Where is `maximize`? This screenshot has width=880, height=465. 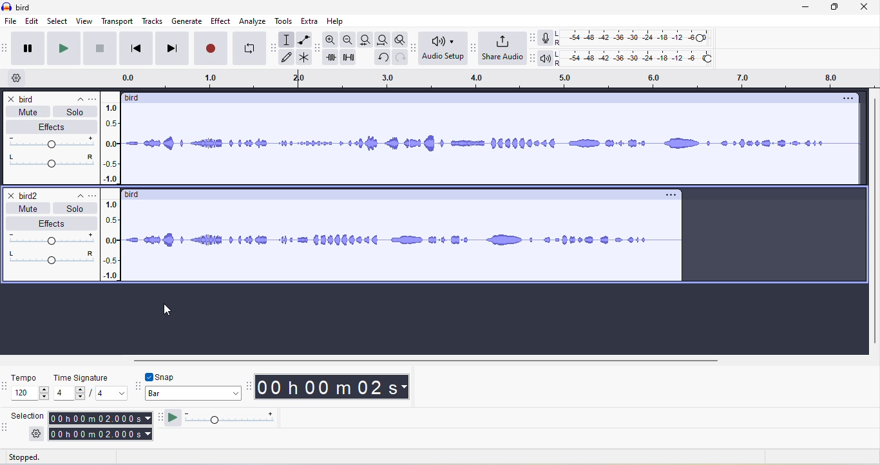 maximize is located at coordinates (833, 8).